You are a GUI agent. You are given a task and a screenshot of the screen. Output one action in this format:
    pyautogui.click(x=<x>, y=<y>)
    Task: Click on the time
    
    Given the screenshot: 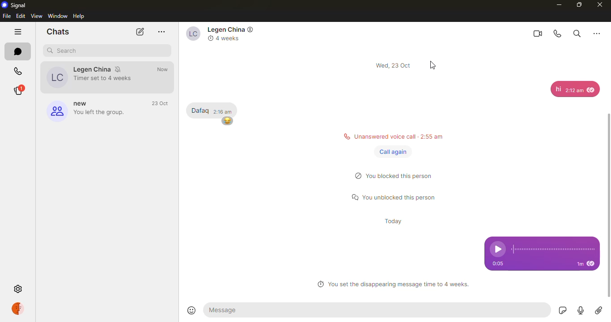 What is the action you would take?
    pyautogui.click(x=166, y=70)
    